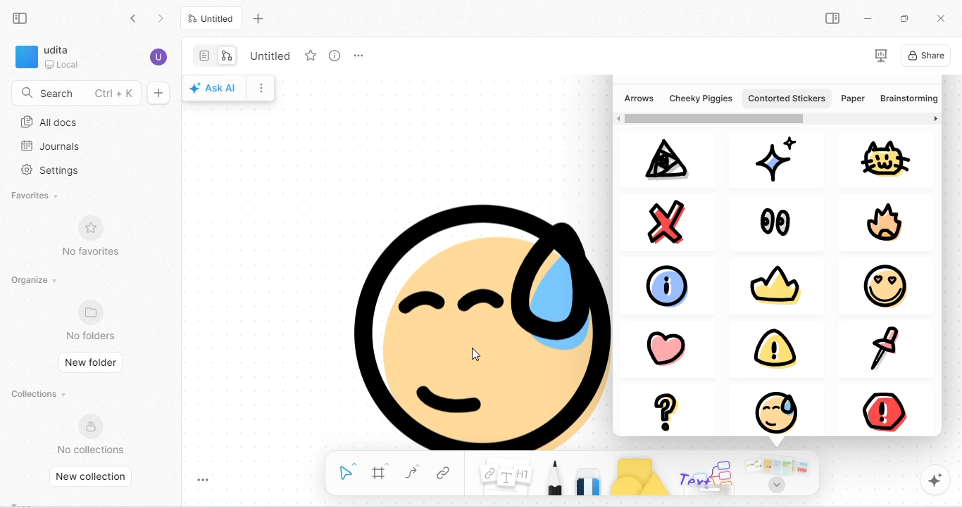  Describe the element at coordinates (37, 281) in the screenshot. I see `organize` at that location.